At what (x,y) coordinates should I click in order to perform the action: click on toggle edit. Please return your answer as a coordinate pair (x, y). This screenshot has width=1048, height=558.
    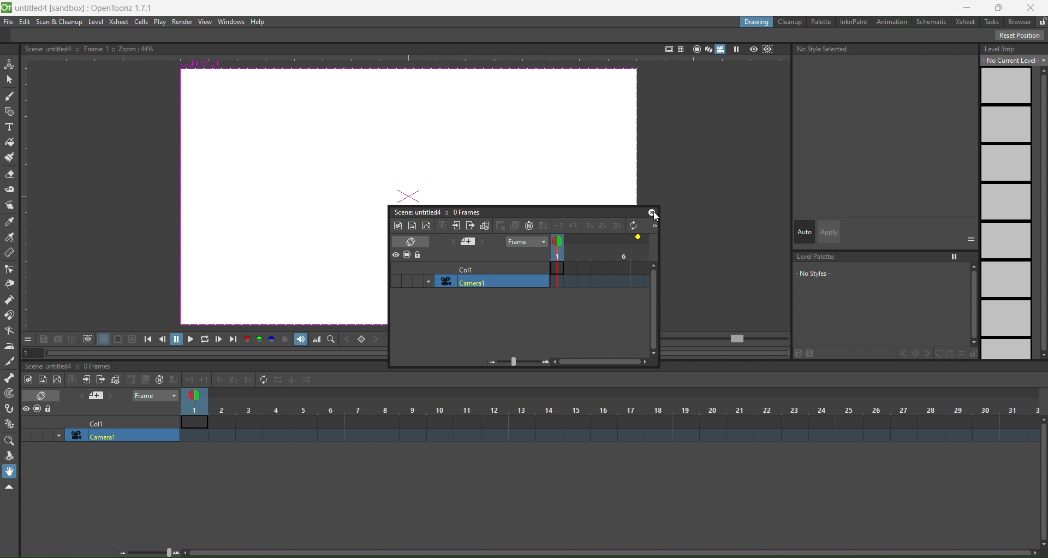
    Looking at the image, I should click on (485, 225).